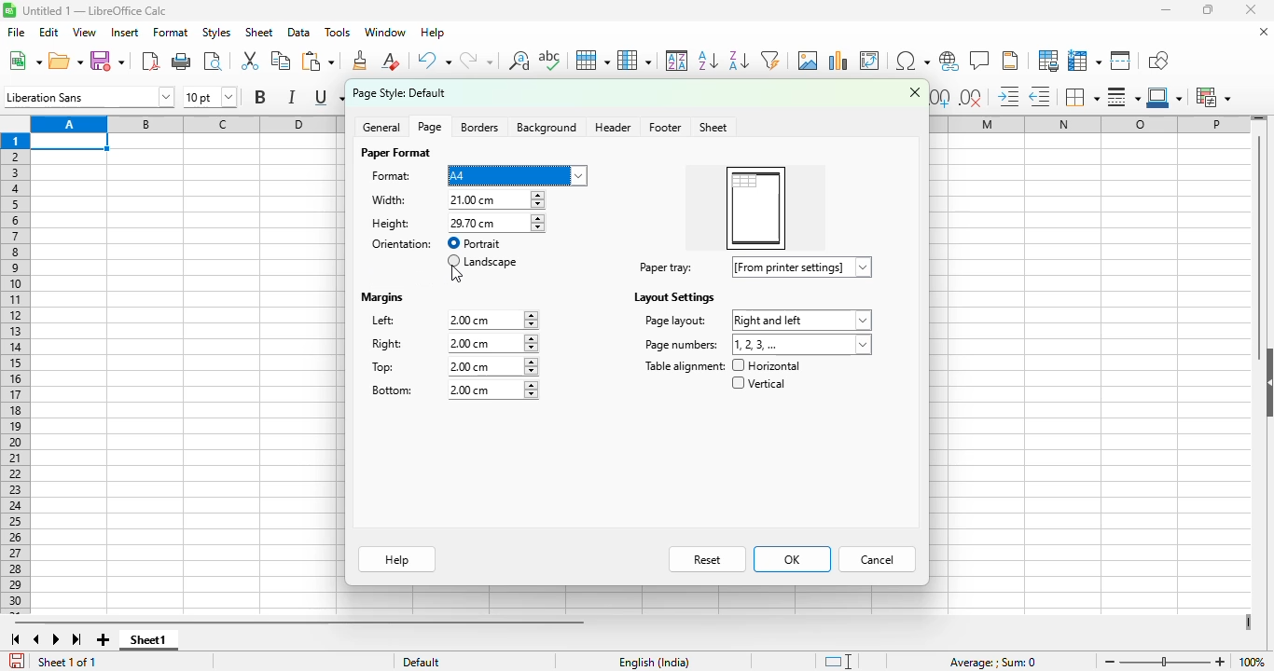 The width and height of the screenshot is (1274, 671). I want to click on A4, so click(517, 176).